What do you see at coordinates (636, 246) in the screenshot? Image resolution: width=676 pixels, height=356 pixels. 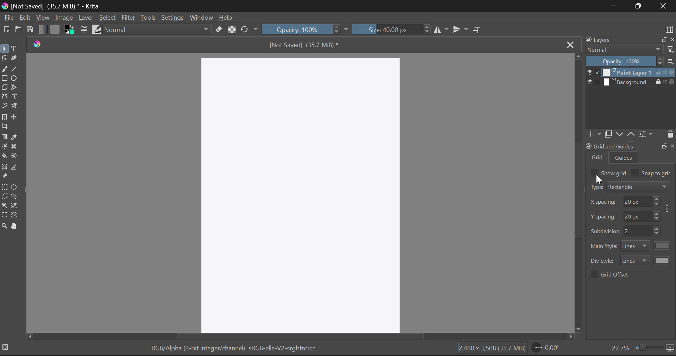 I see `style` at bounding box center [636, 246].